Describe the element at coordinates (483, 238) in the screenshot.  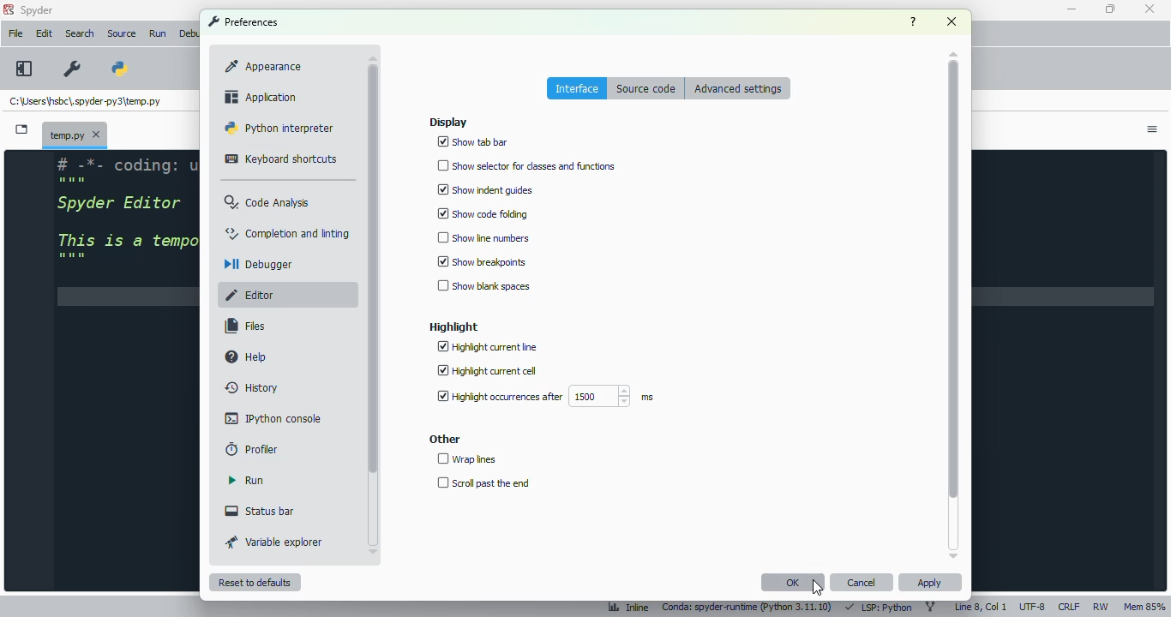
I see `show line numbers` at that location.